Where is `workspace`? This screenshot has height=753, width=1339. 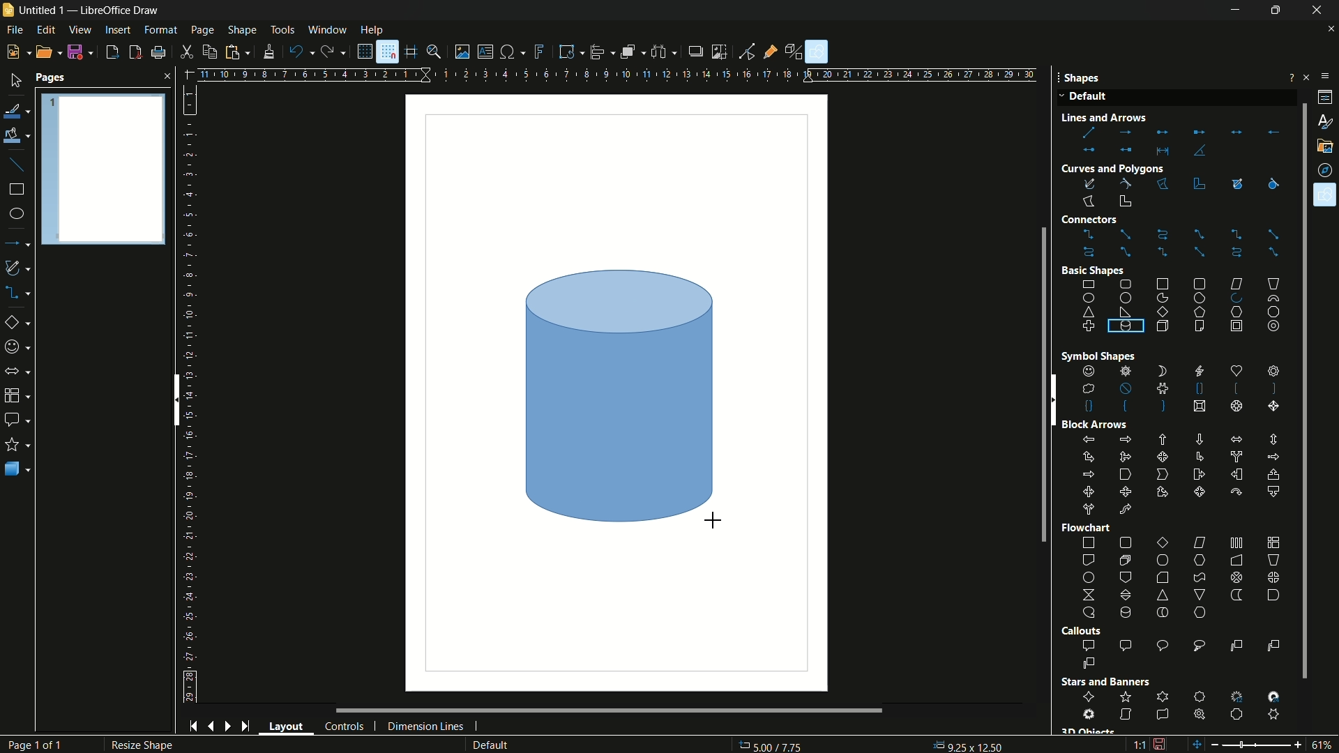 workspace is located at coordinates (616, 393).